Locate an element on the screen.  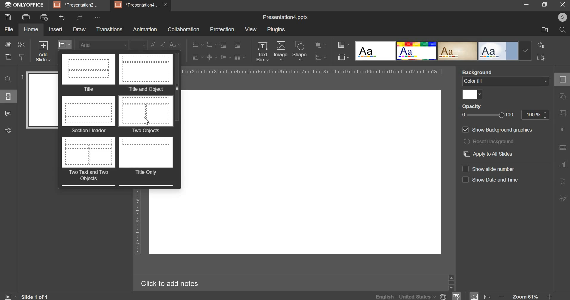
show date and time is located at coordinates (496, 180).